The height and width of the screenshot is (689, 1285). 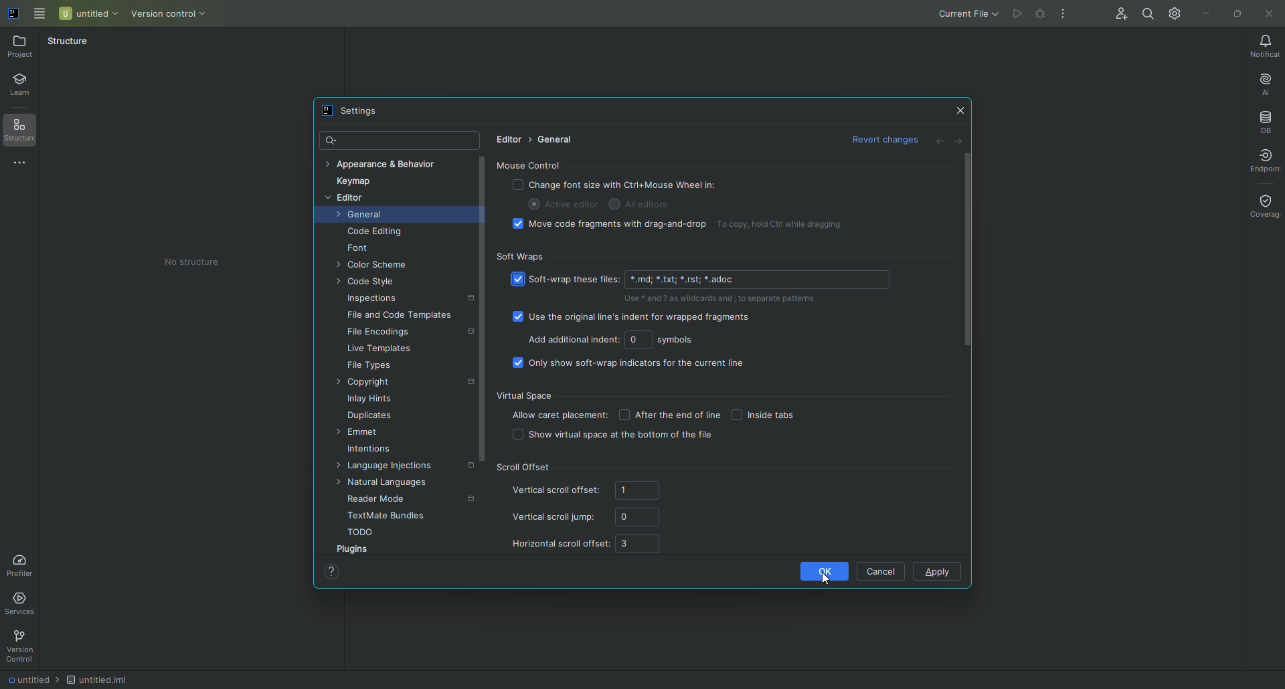 What do you see at coordinates (349, 199) in the screenshot?
I see `Editor` at bounding box center [349, 199].